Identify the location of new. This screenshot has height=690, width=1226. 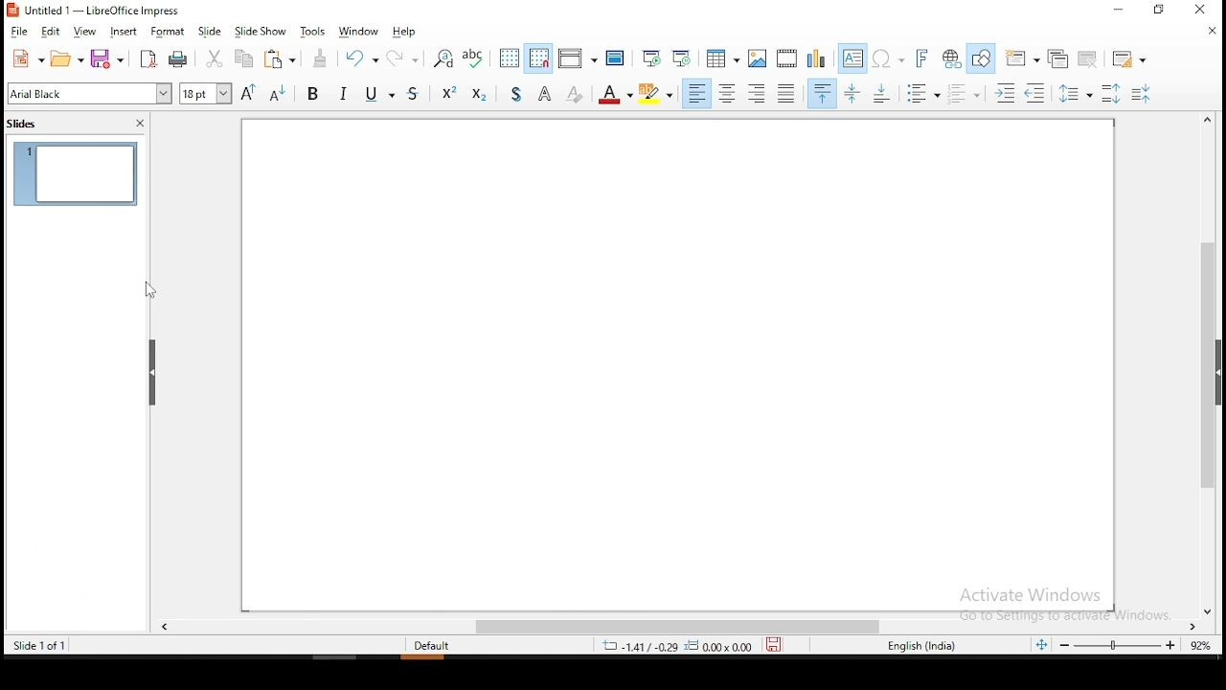
(27, 58).